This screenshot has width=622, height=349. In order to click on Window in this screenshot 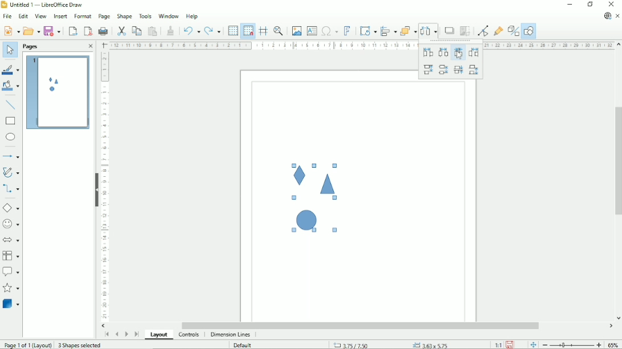, I will do `click(167, 16)`.